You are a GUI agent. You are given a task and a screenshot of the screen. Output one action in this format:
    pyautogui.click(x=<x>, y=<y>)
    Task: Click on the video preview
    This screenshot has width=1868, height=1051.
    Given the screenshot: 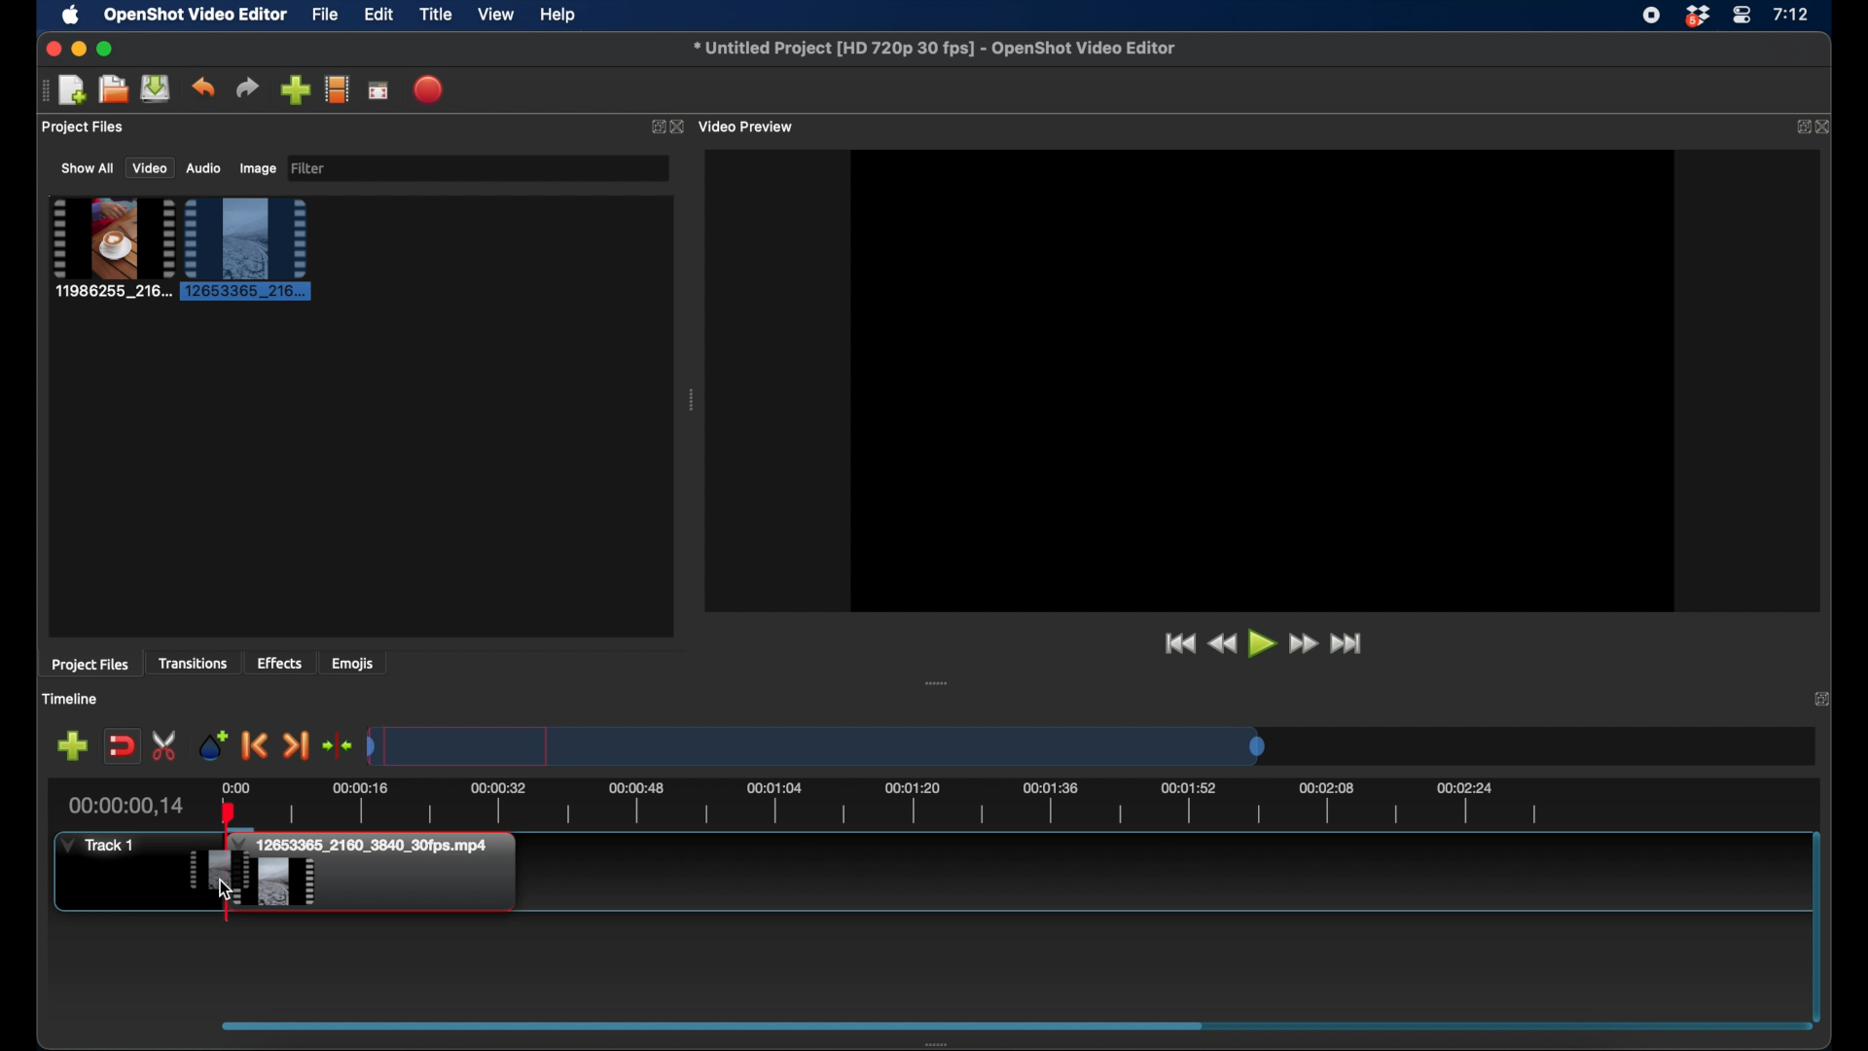 What is the action you would take?
    pyautogui.click(x=1263, y=379)
    